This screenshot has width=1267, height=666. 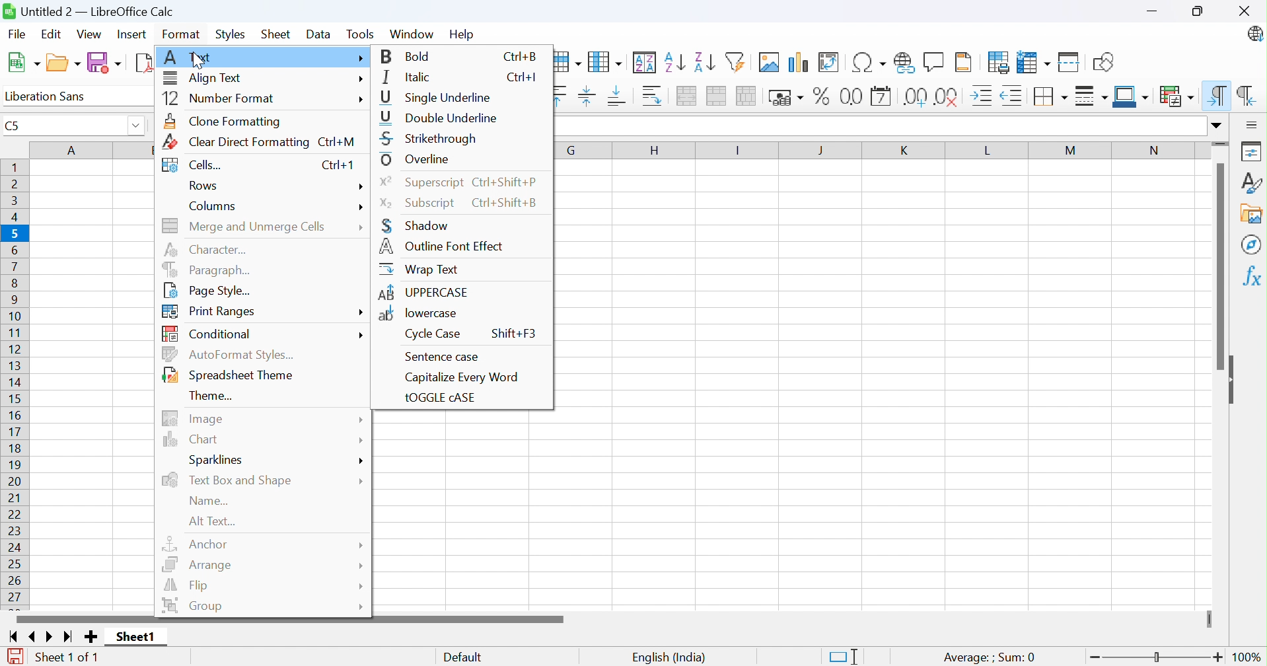 What do you see at coordinates (190, 55) in the screenshot?
I see `Text` at bounding box center [190, 55].